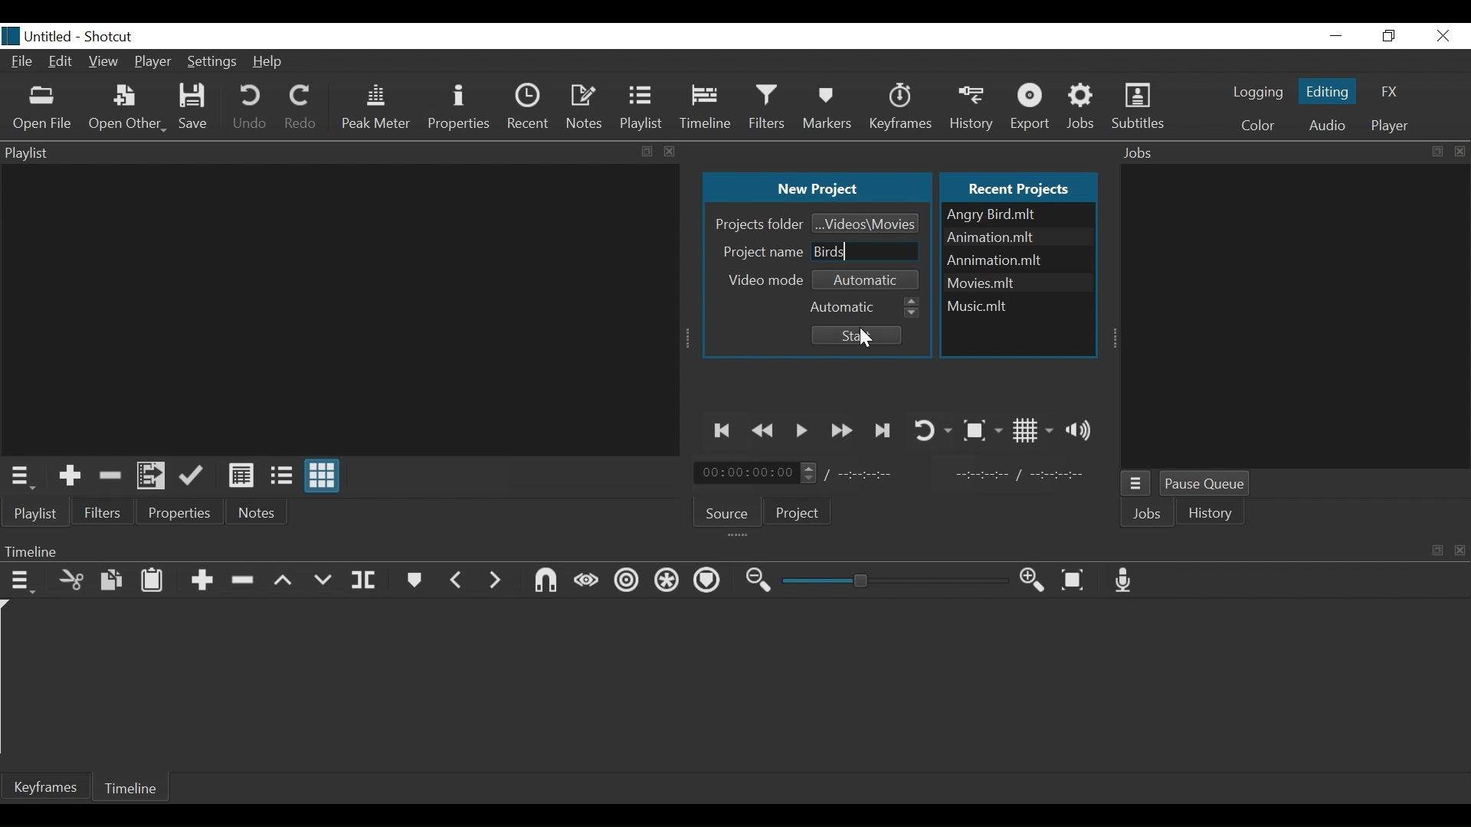 This screenshot has height=827, width=1471. What do you see at coordinates (70, 476) in the screenshot?
I see `Add the Source to the playlist` at bounding box center [70, 476].